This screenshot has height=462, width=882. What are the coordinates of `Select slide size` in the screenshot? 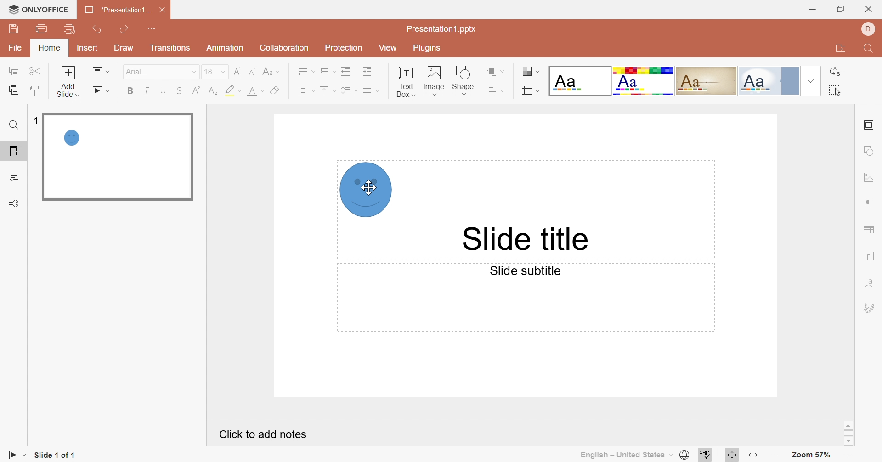 It's located at (531, 91).